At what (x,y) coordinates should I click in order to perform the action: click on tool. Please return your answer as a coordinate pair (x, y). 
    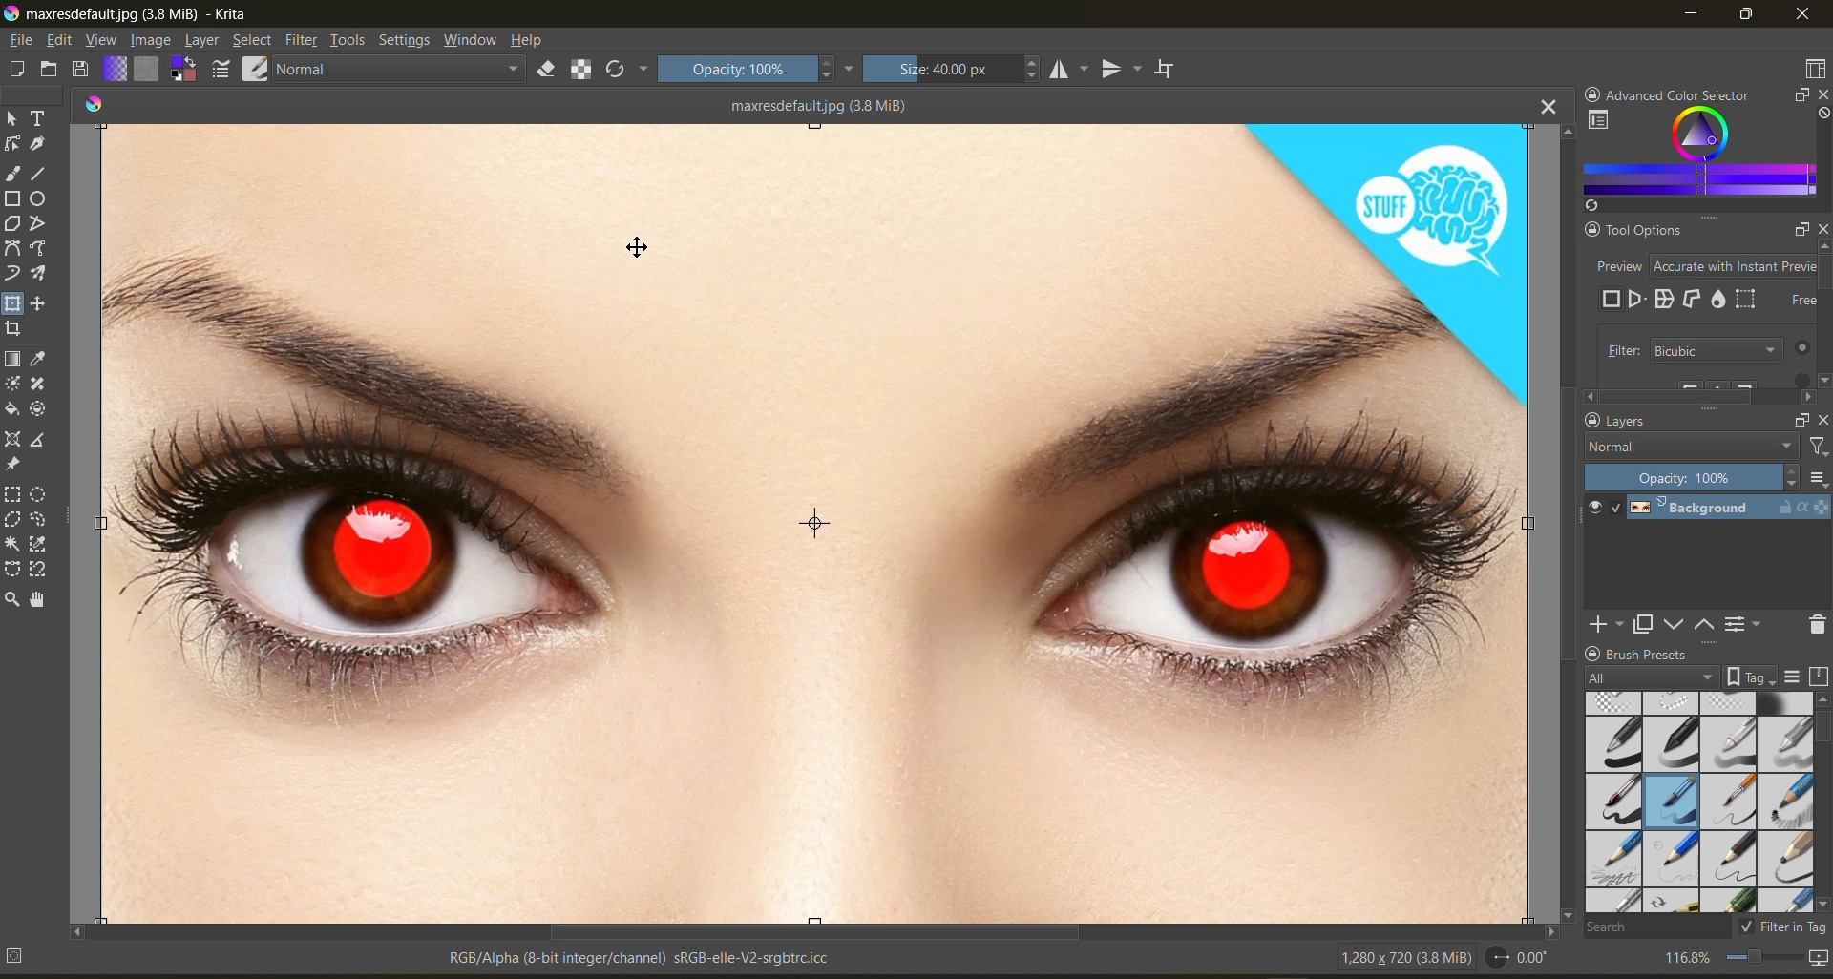
    Looking at the image, I should click on (40, 520).